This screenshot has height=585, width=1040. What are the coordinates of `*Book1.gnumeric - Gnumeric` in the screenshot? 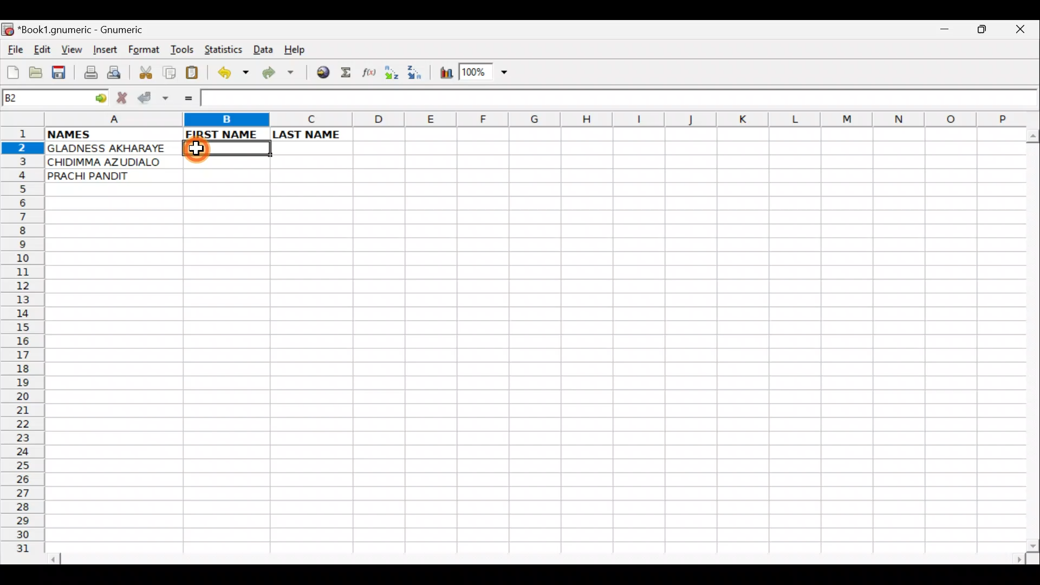 It's located at (90, 30).